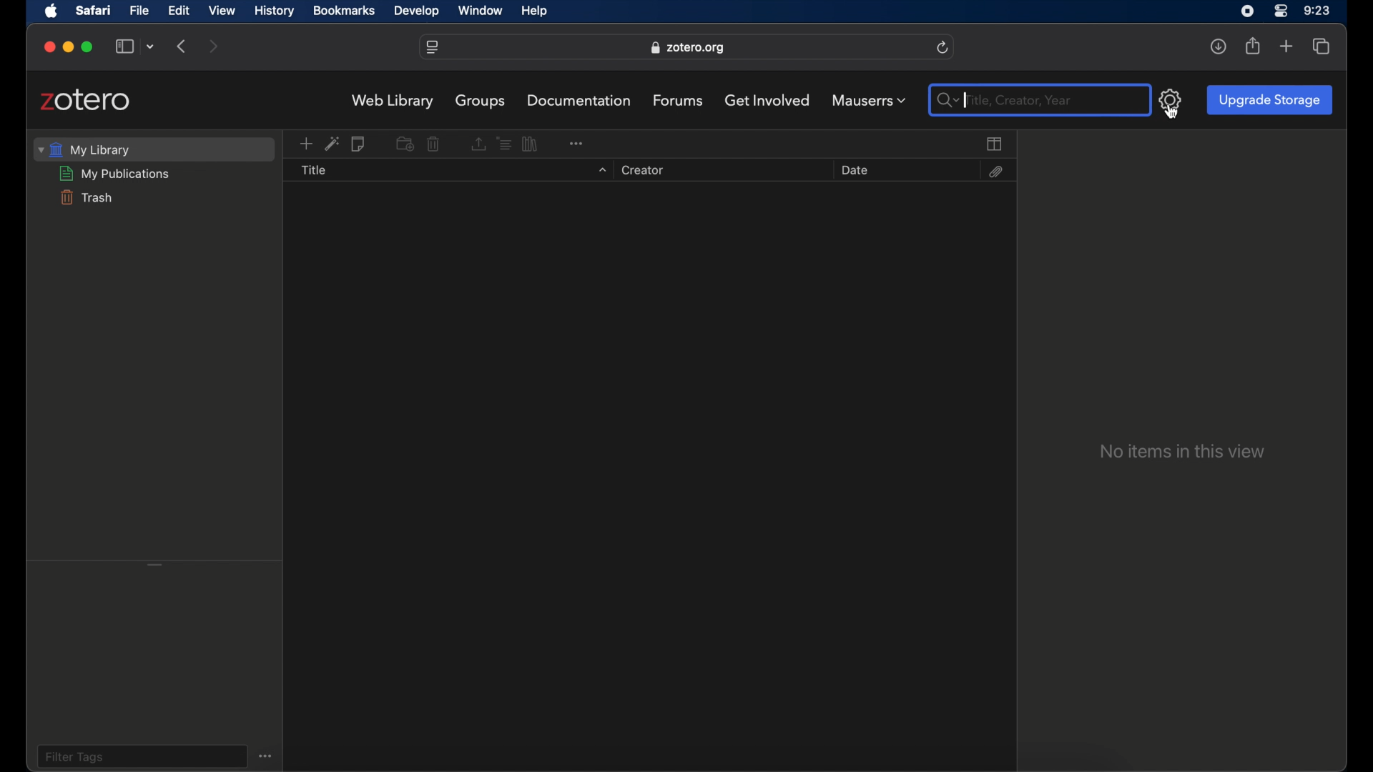  I want to click on minimize, so click(67, 47).